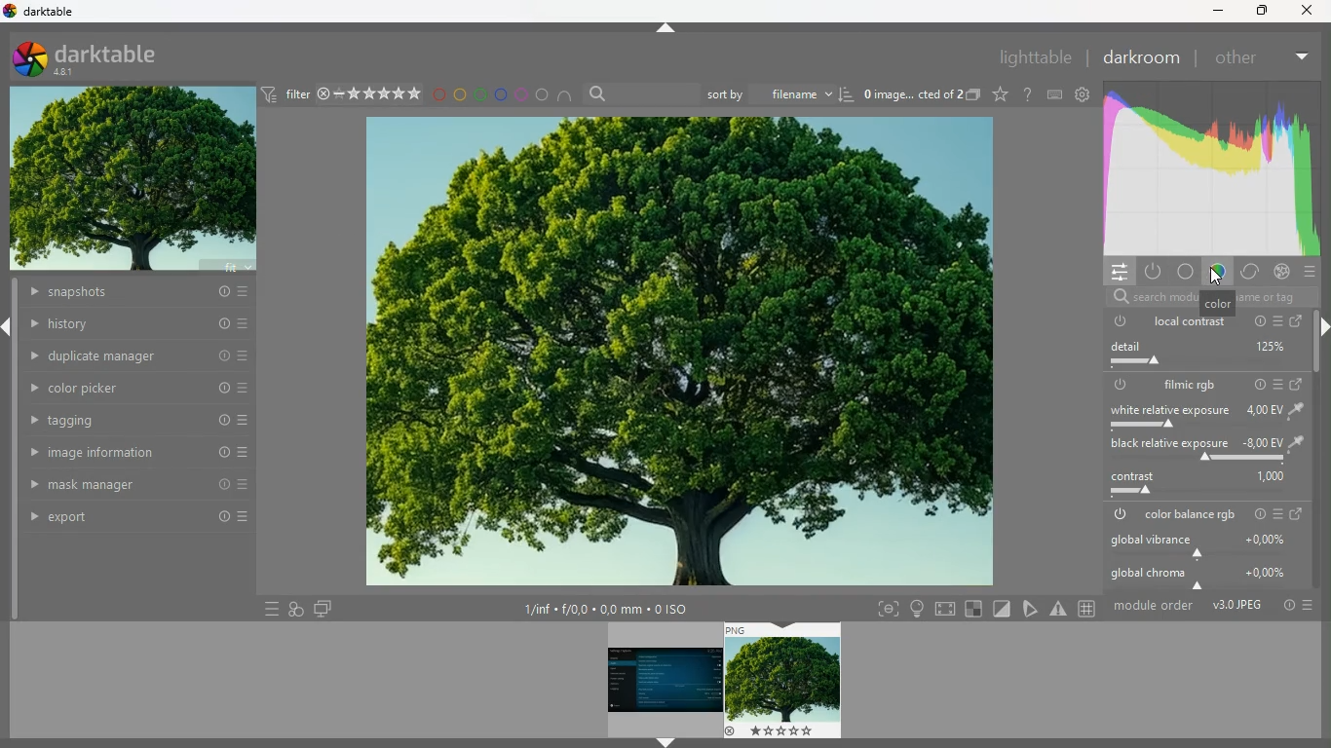 Image resolution: width=1331 pixels, height=748 pixels. What do you see at coordinates (668, 28) in the screenshot?
I see `arrow` at bounding box center [668, 28].